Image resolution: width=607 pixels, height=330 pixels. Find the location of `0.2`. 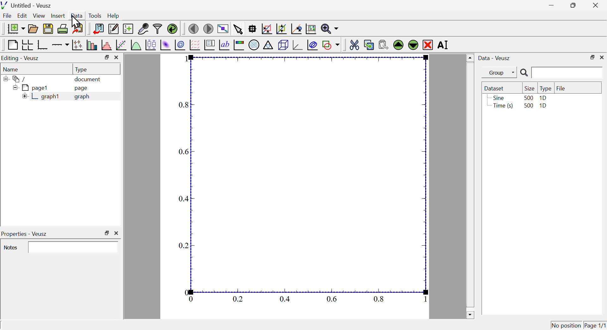

0.2 is located at coordinates (238, 299).